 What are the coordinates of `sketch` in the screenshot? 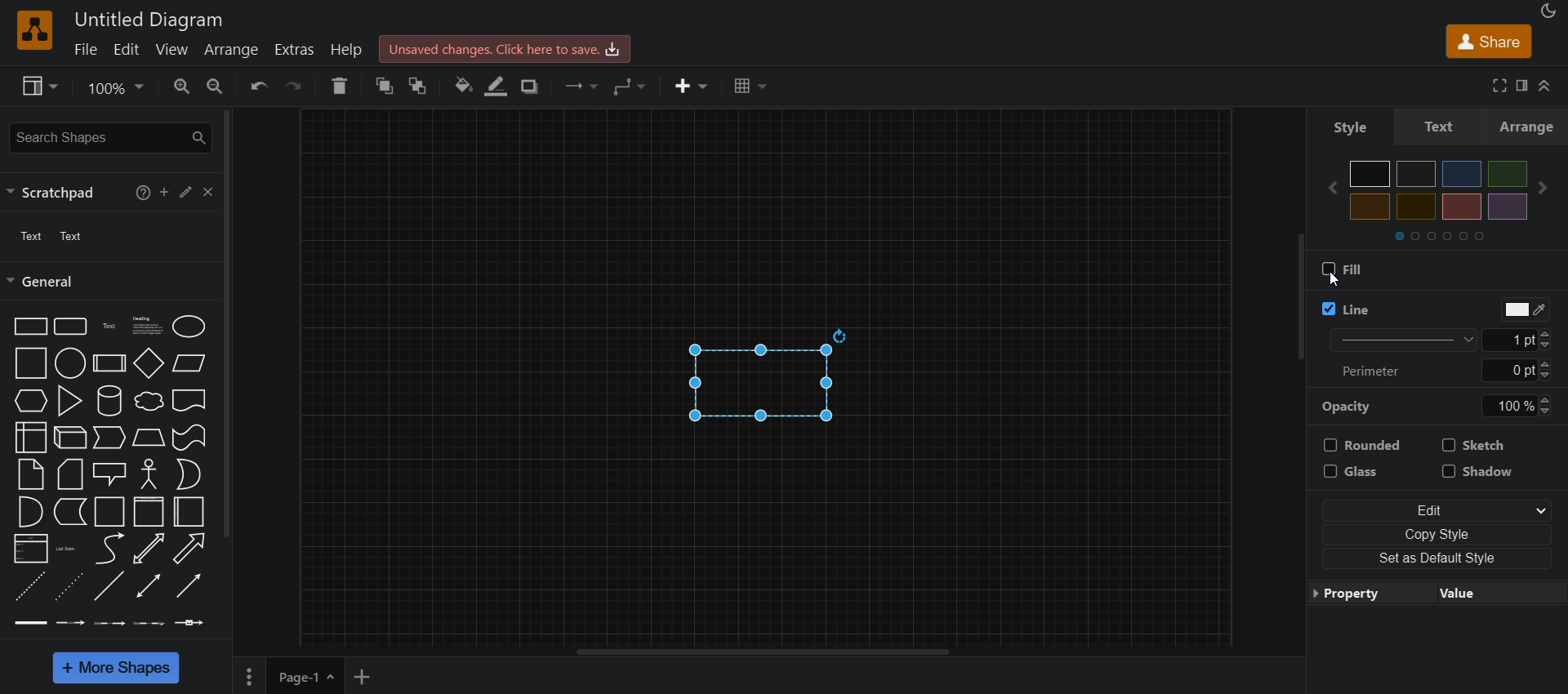 It's located at (1476, 446).